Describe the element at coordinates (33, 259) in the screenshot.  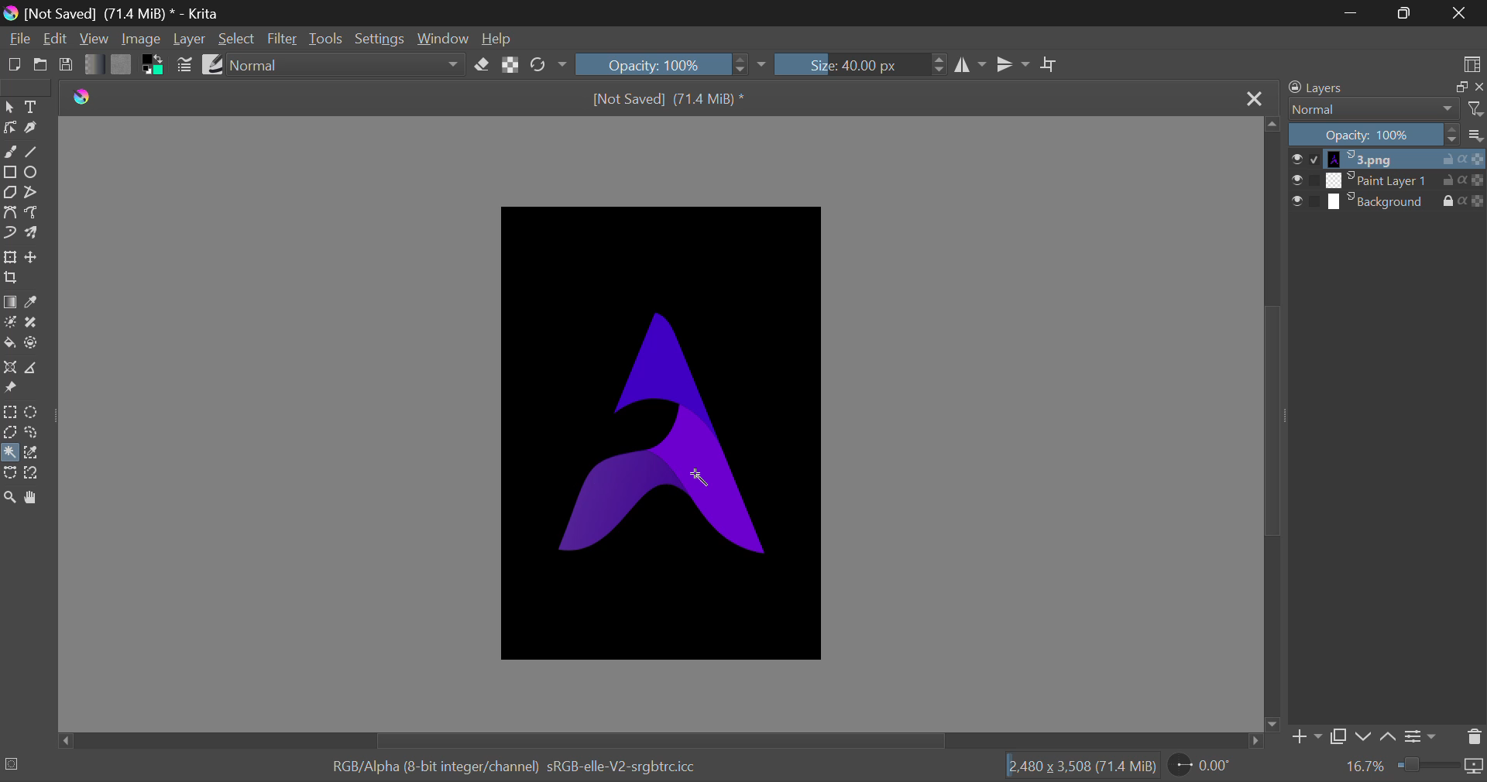
I see `Move Layers` at that location.